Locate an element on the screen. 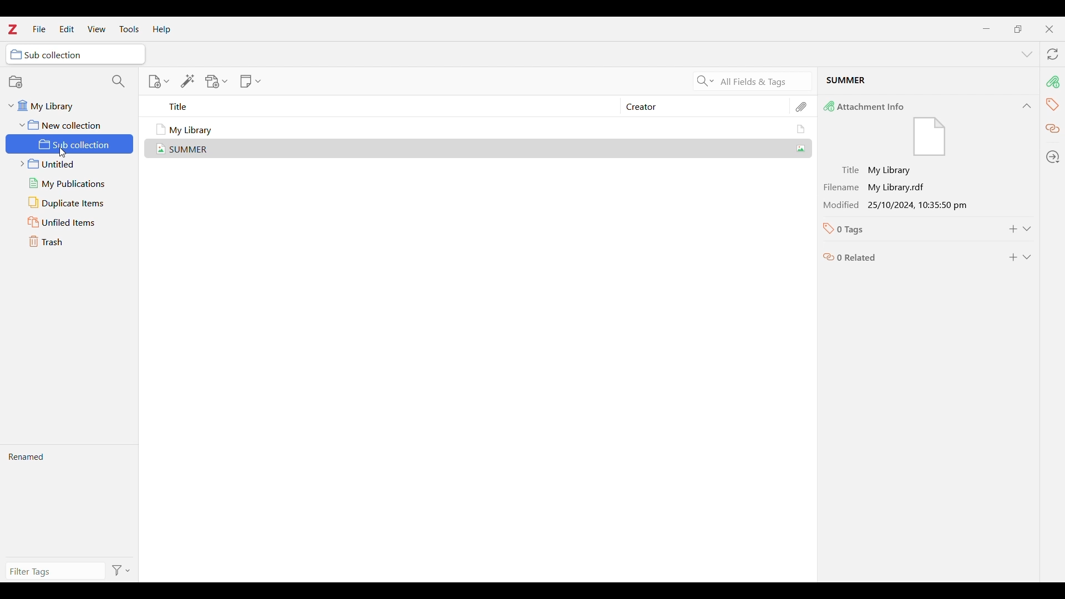 This screenshot has height=599, width=1065. Edit menu is located at coordinates (67, 29).